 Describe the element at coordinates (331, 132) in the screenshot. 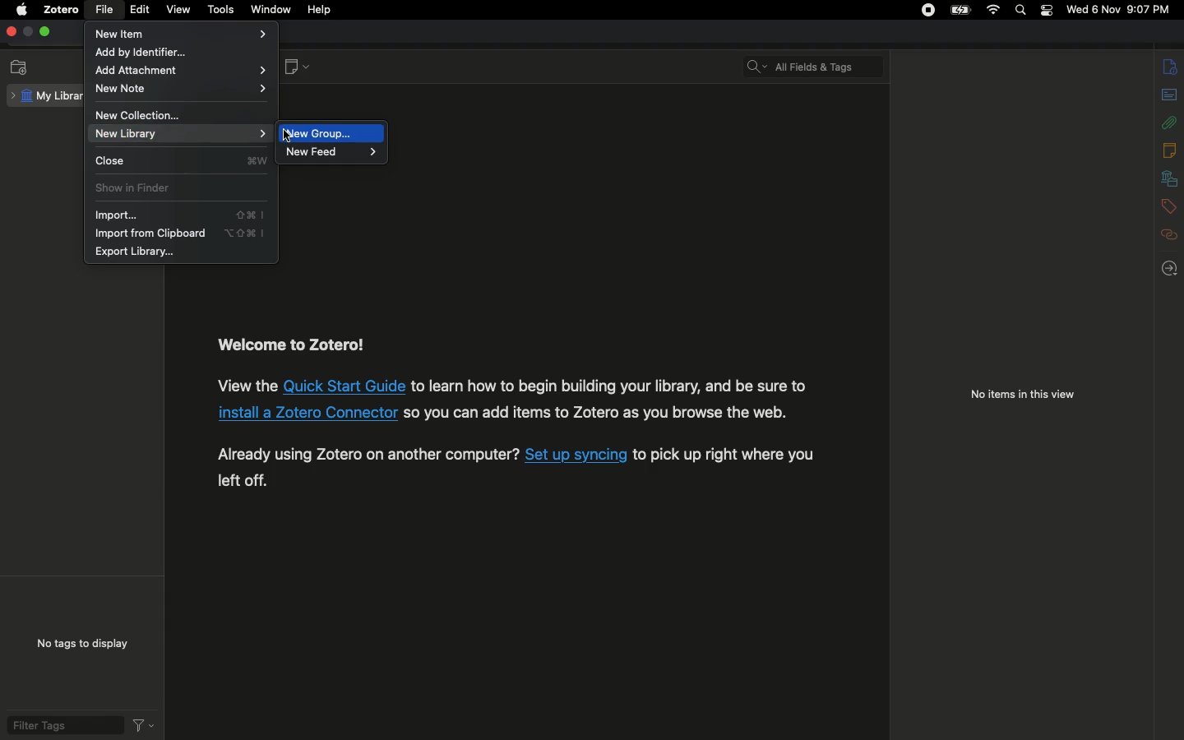

I see `New group` at that location.